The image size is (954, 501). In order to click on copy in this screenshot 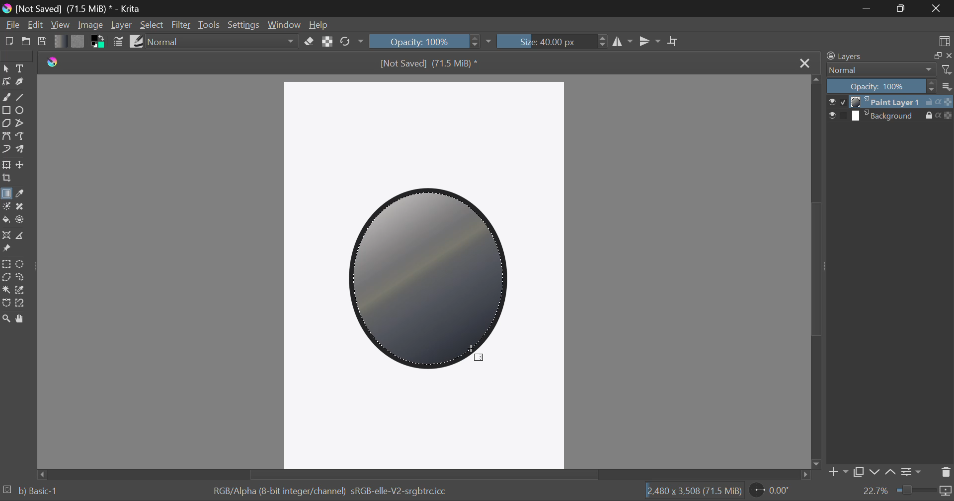, I will do `click(937, 55)`.